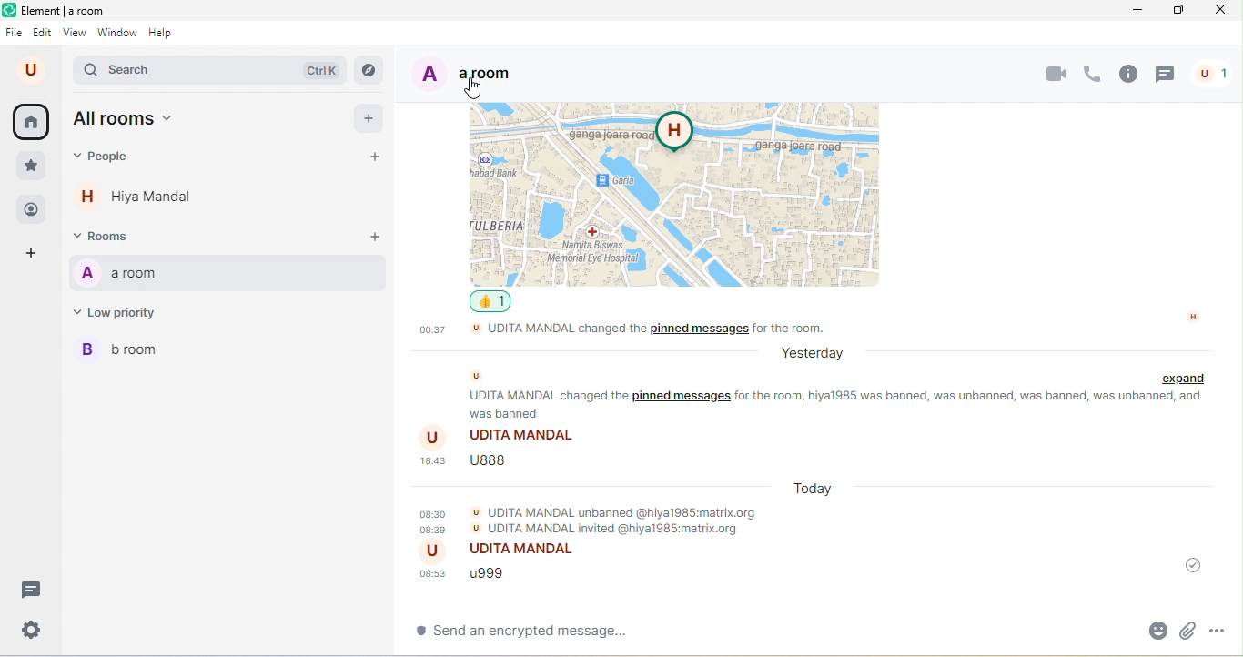 The width and height of the screenshot is (1243, 657). Describe the element at coordinates (30, 70) in the screenshot. I see `u` at that location.